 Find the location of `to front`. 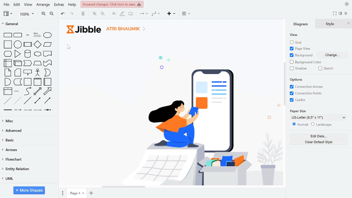

to front is located at coordinates (94, 14).